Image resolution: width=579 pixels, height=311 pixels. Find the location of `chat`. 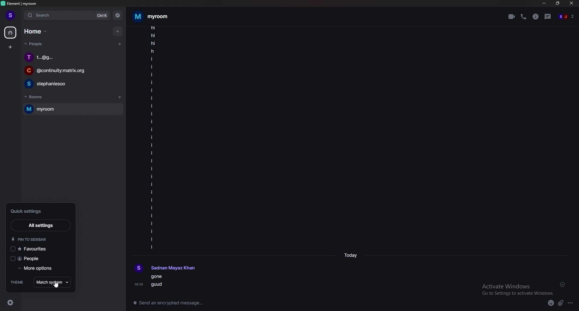

chat is located at coordinates (67, 70).